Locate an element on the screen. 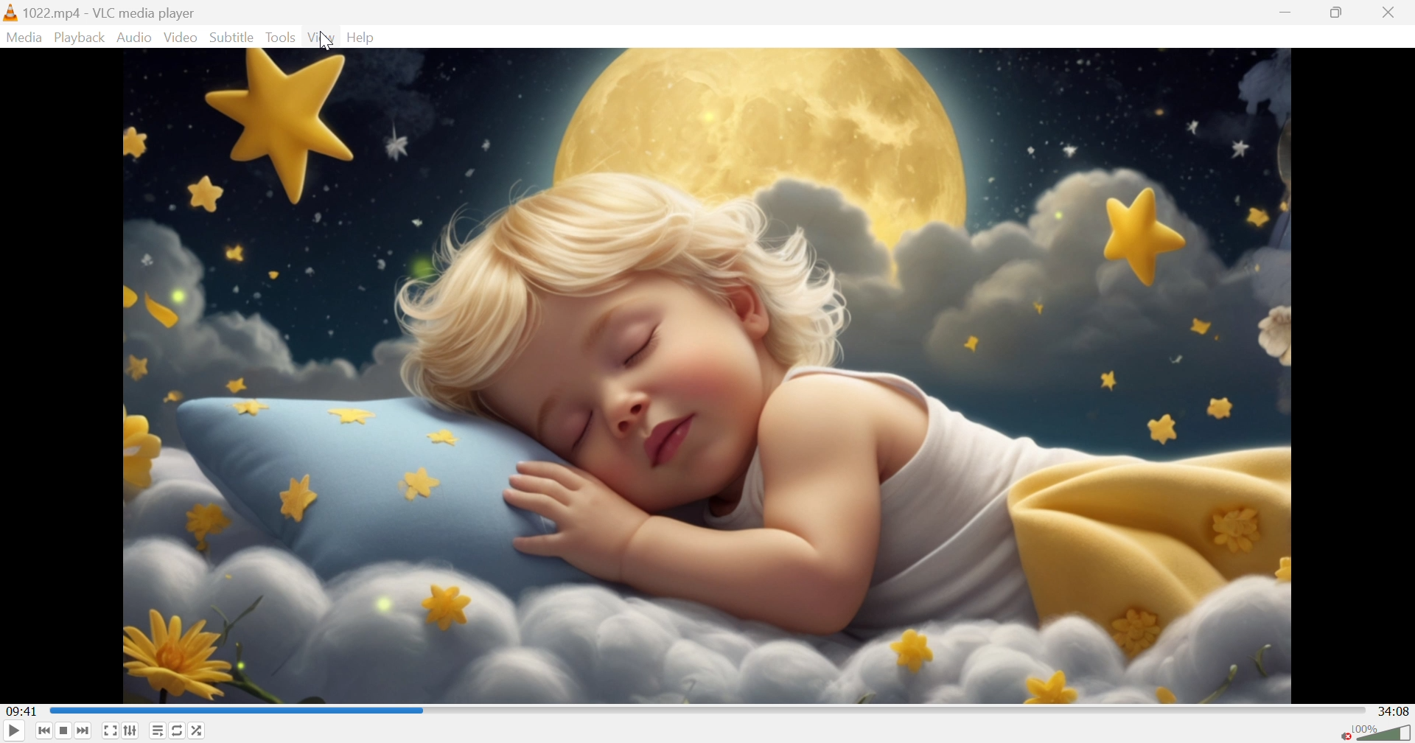 The image size is (1415, 743). Toggle playlist is located at coordinates (160, 730).